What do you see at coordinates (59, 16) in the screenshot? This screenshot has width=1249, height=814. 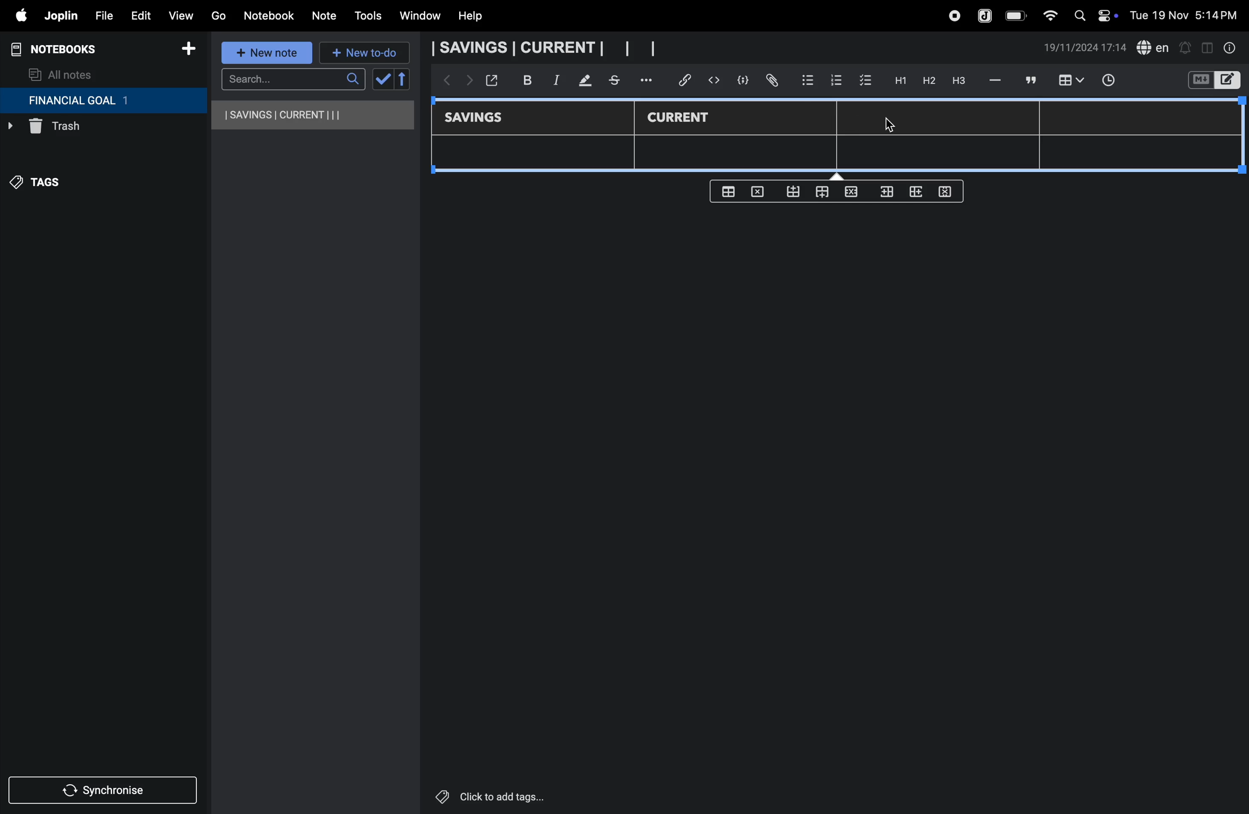 I see `joplin menu` at bounding box center [59, 16].